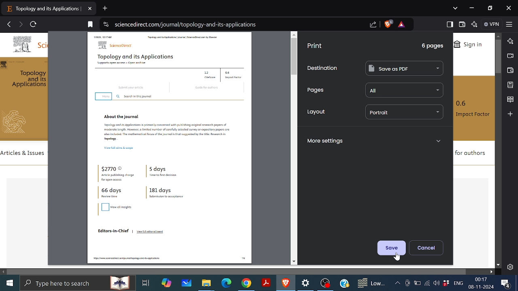  What do you see at coordinates (23, 155) in the screenshot?
I see `articles & issues` at bounding box center [23, 155].